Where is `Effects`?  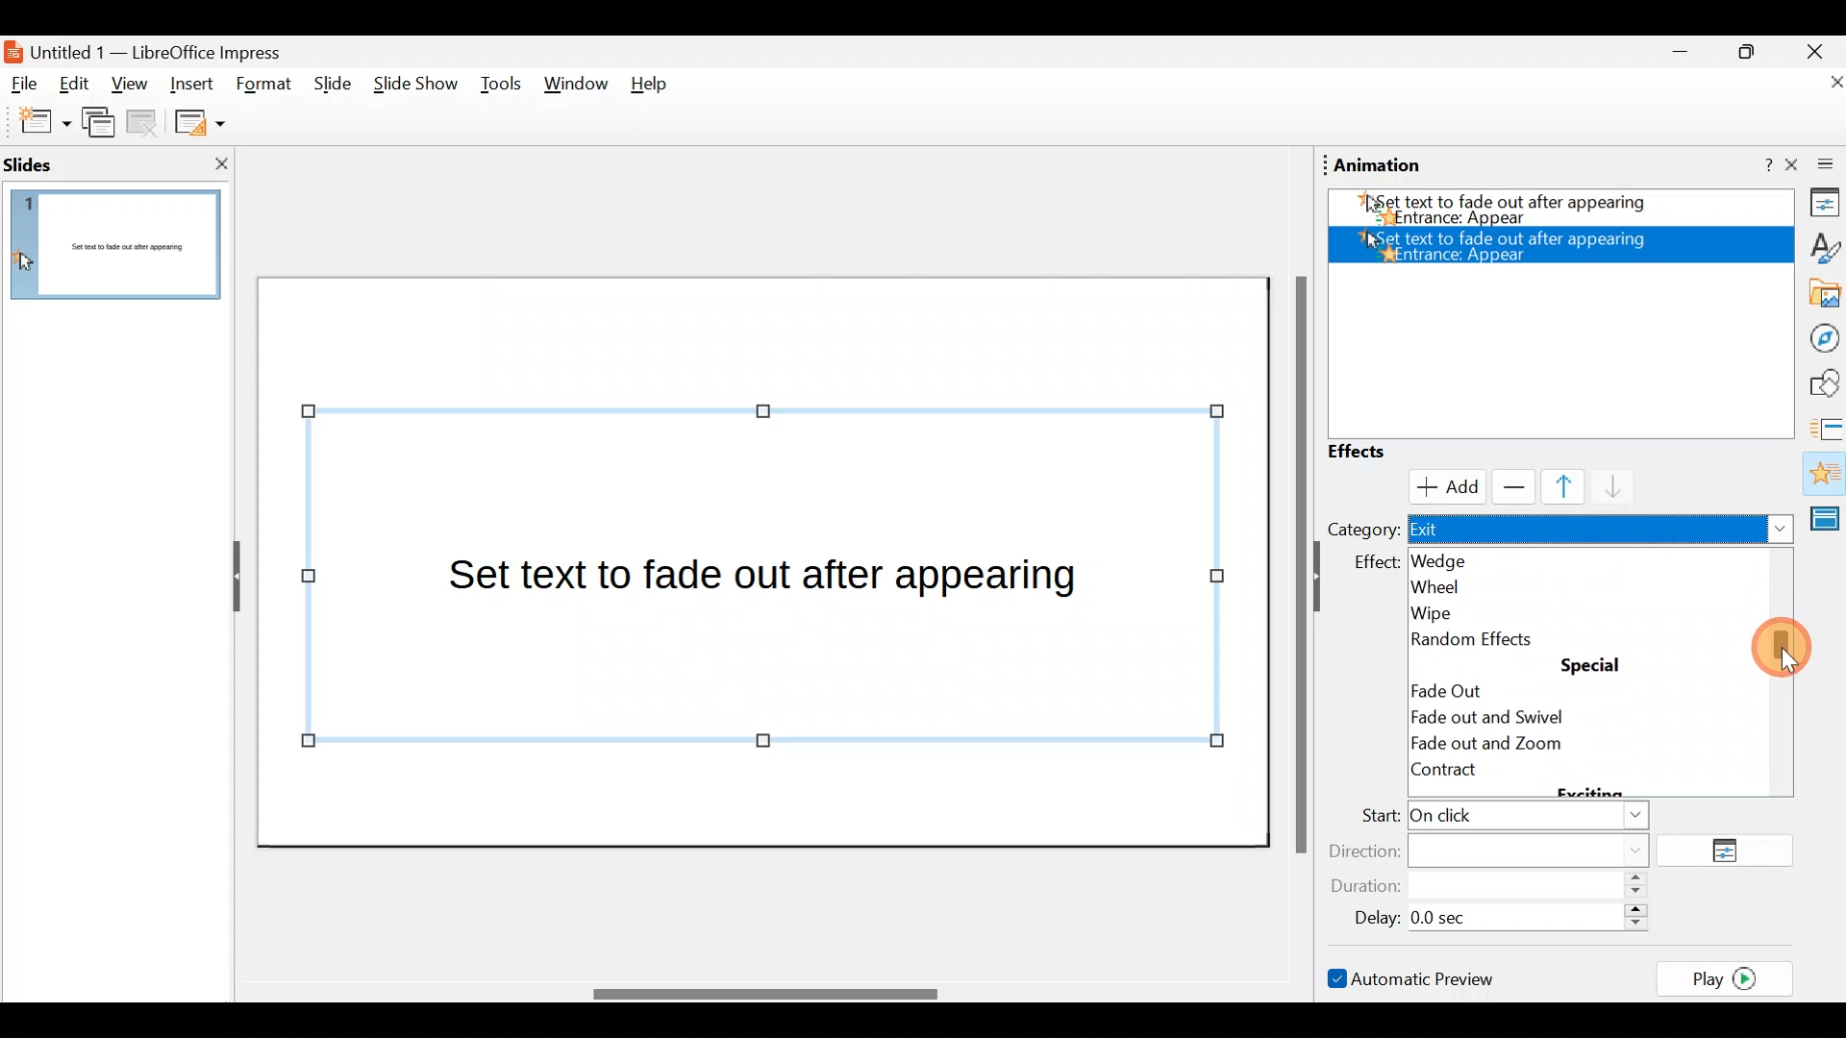 Effects is located at coordinates (1375, 452).